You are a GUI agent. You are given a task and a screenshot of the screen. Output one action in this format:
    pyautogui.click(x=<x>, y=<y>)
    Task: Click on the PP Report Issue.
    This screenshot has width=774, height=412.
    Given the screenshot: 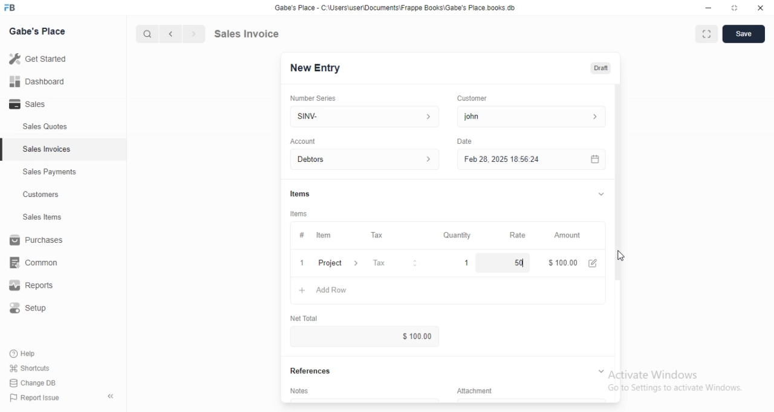 What is the action you would take?
    pyautogui.click(x=39, y=400)
    